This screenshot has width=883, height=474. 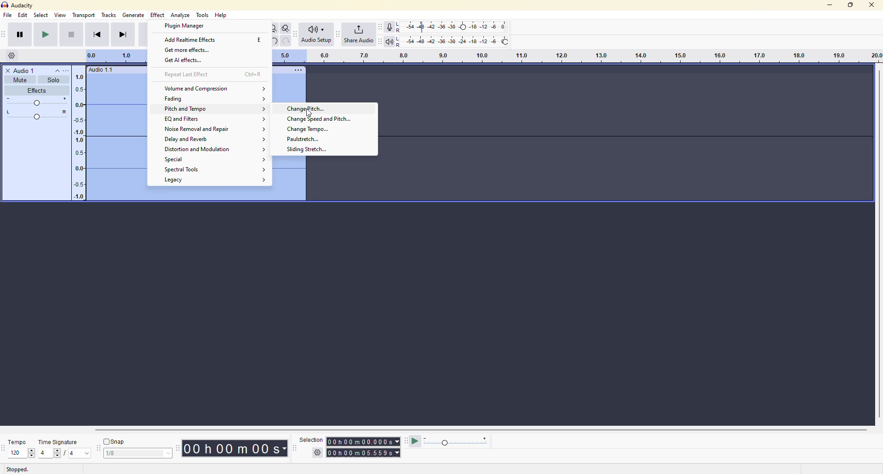 I want to click on change pitch, so click(x=307, y=109).